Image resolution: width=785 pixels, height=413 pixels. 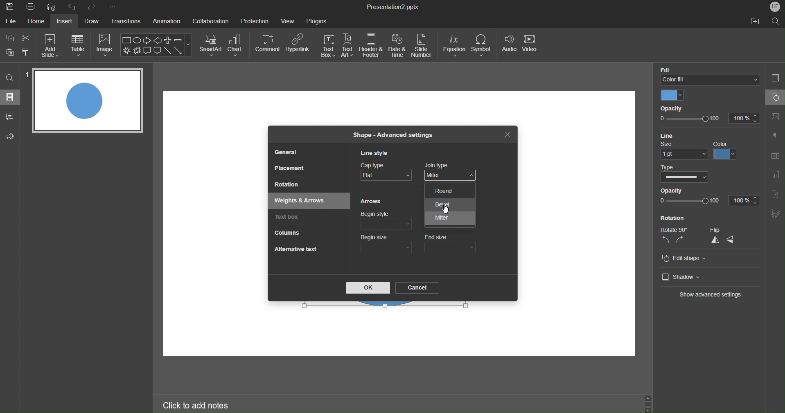 I want to click on Text box, so click(x=289, y=218).